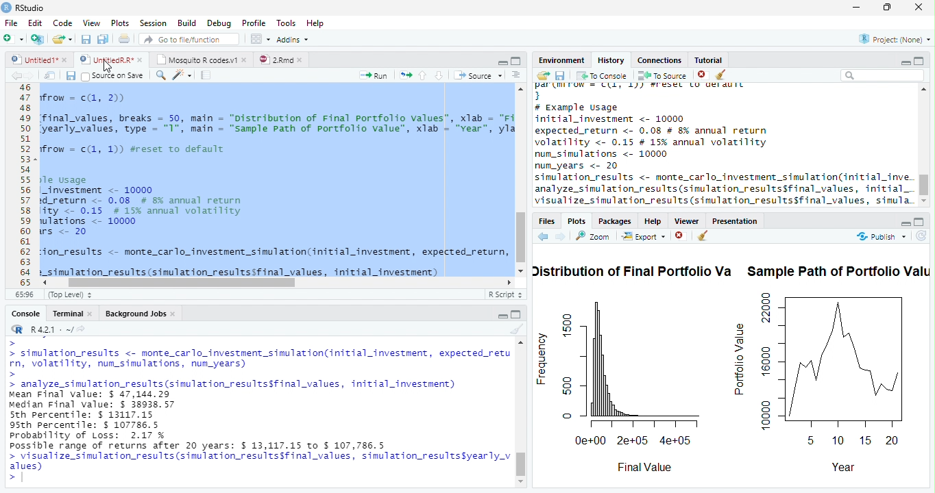 This screenshot has height=493, width=935. I want to click on next source location, so click(30, 75).